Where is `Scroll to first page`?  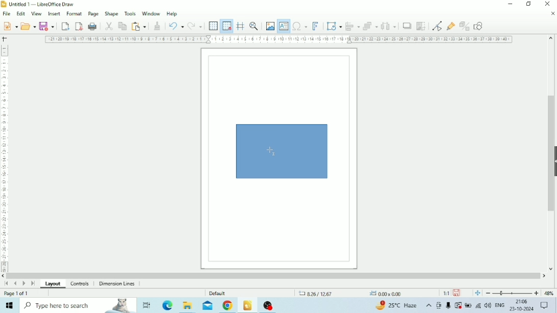 Scroll to first page is located at coordinates (6, 283).